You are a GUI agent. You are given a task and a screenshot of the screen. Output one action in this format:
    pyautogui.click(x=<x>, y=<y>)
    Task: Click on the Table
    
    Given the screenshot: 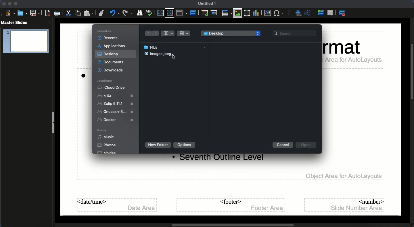 What is the action you would take?
    pyautogui.click(x=227, y=13)
    